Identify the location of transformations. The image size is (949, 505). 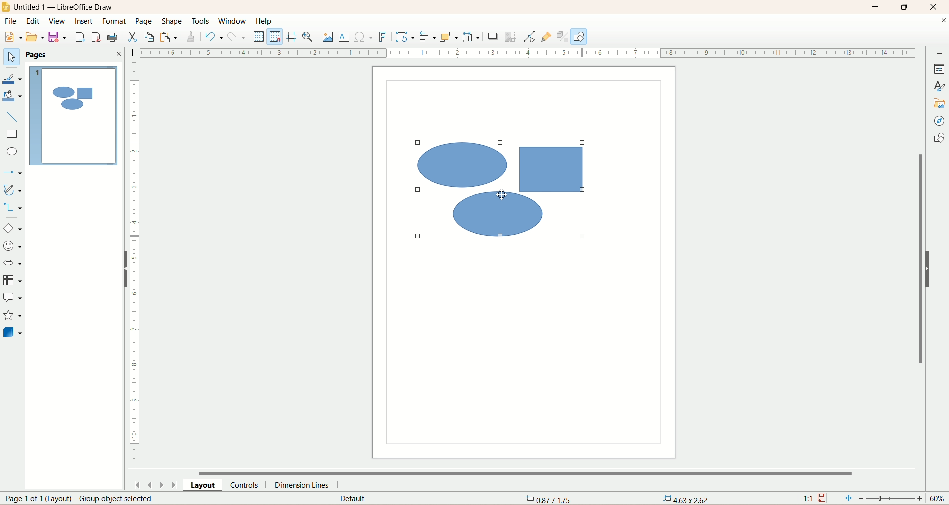
(406, 38).